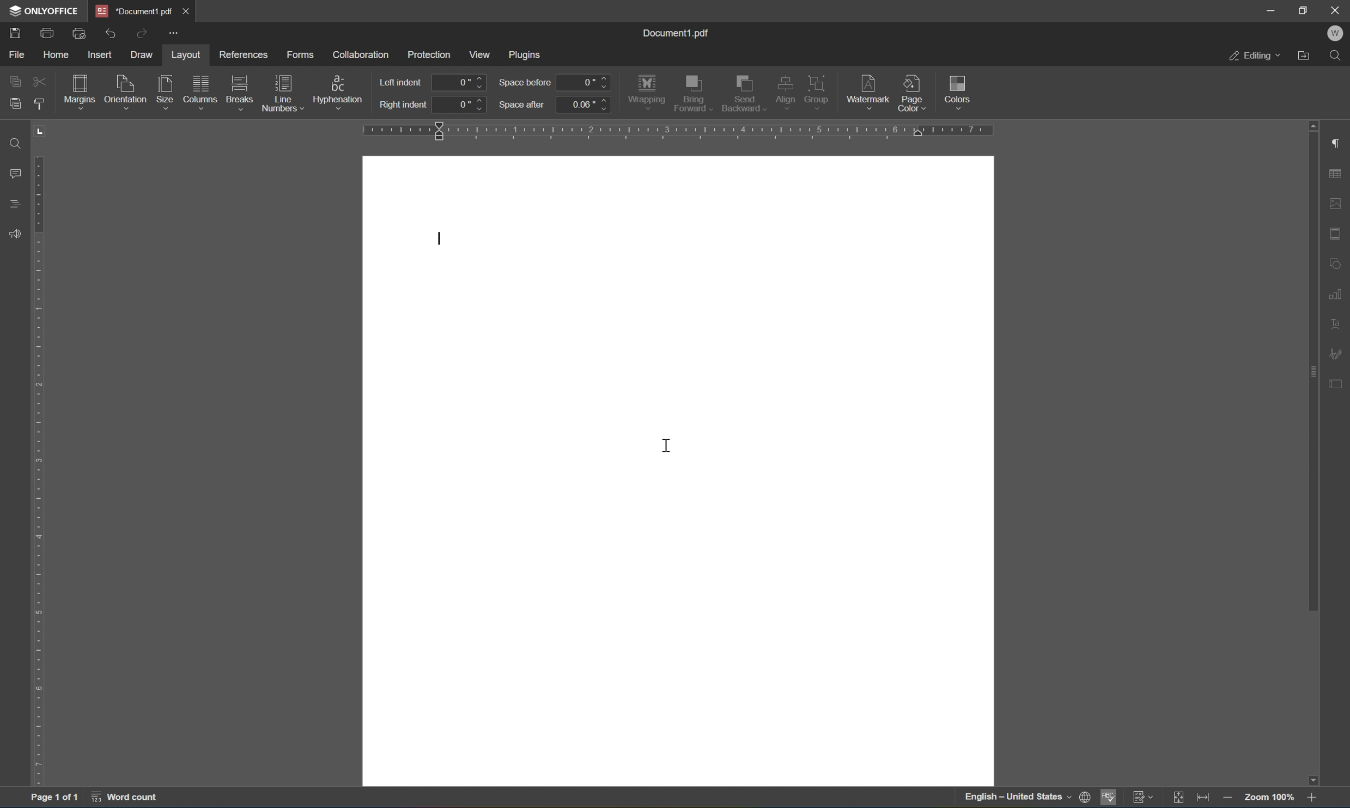 The height and width of the screenshot is (808, 1350). What do you see at coordinates (190, 9) in the screenshot?
I see `close` at bounding box center [190, 9].